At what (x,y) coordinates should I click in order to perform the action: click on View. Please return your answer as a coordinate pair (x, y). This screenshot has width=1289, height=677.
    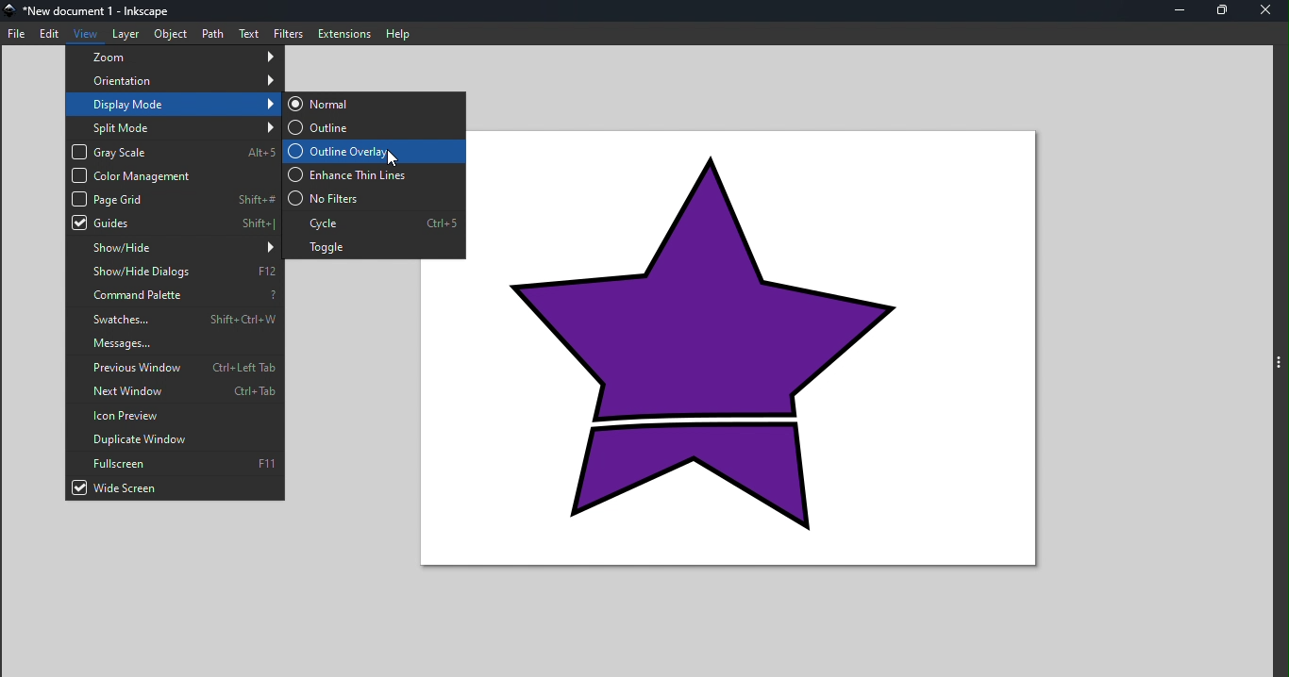
    Looking at the image, I should click on (88, 32).